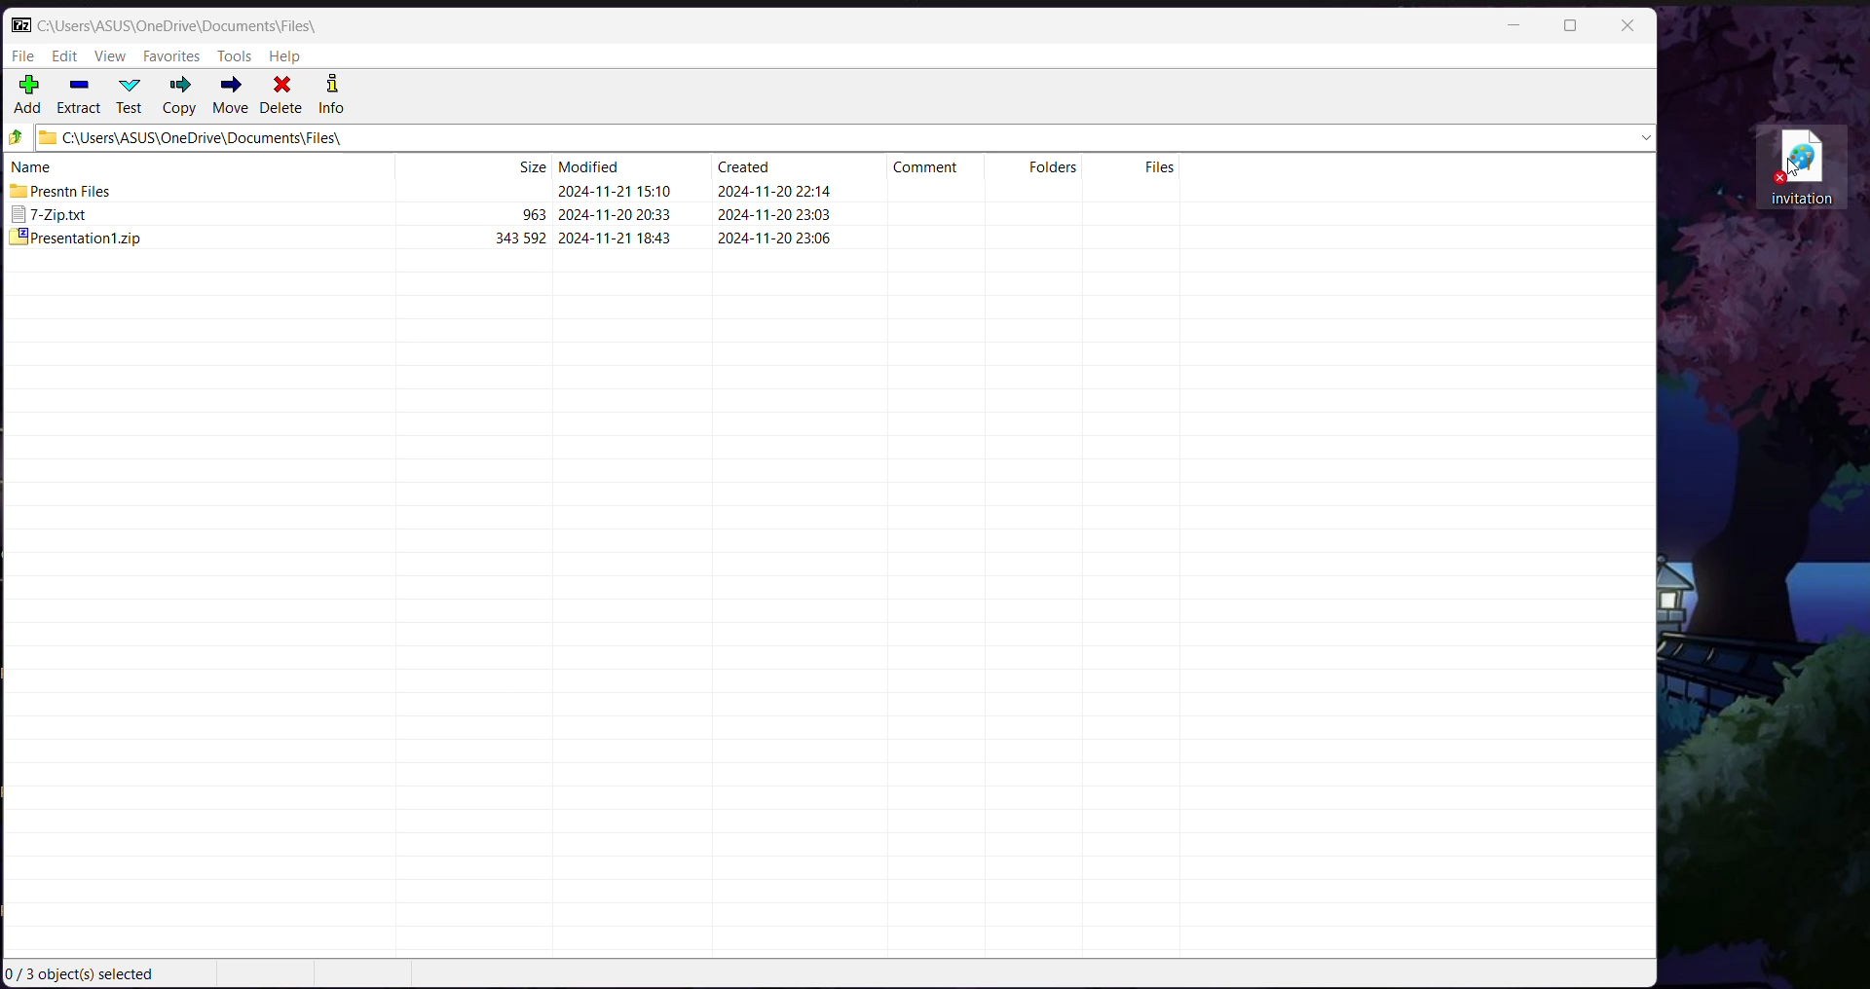 The image size is (1870, 989). Describe the element at coordinates (748, 163) in the screenshot. I see `Created` at that location.